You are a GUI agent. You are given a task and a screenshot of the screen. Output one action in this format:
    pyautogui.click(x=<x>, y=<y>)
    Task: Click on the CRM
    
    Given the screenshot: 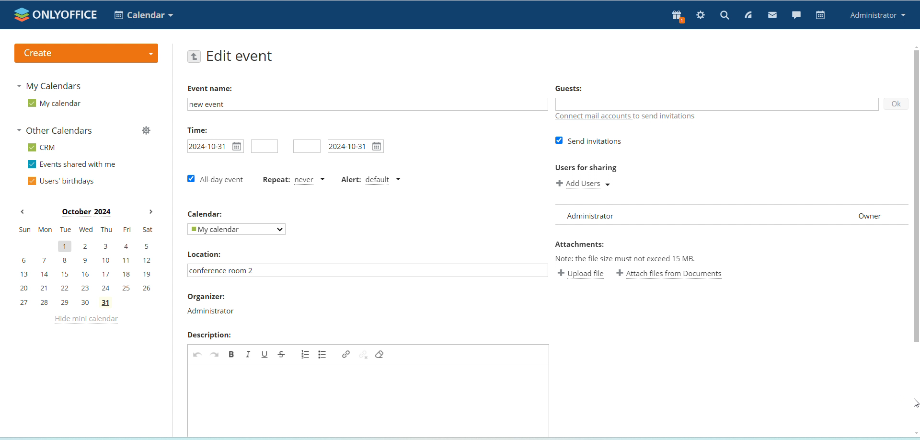 What is the action you would take?
    pyautogui.click(x=43, y=148)
    